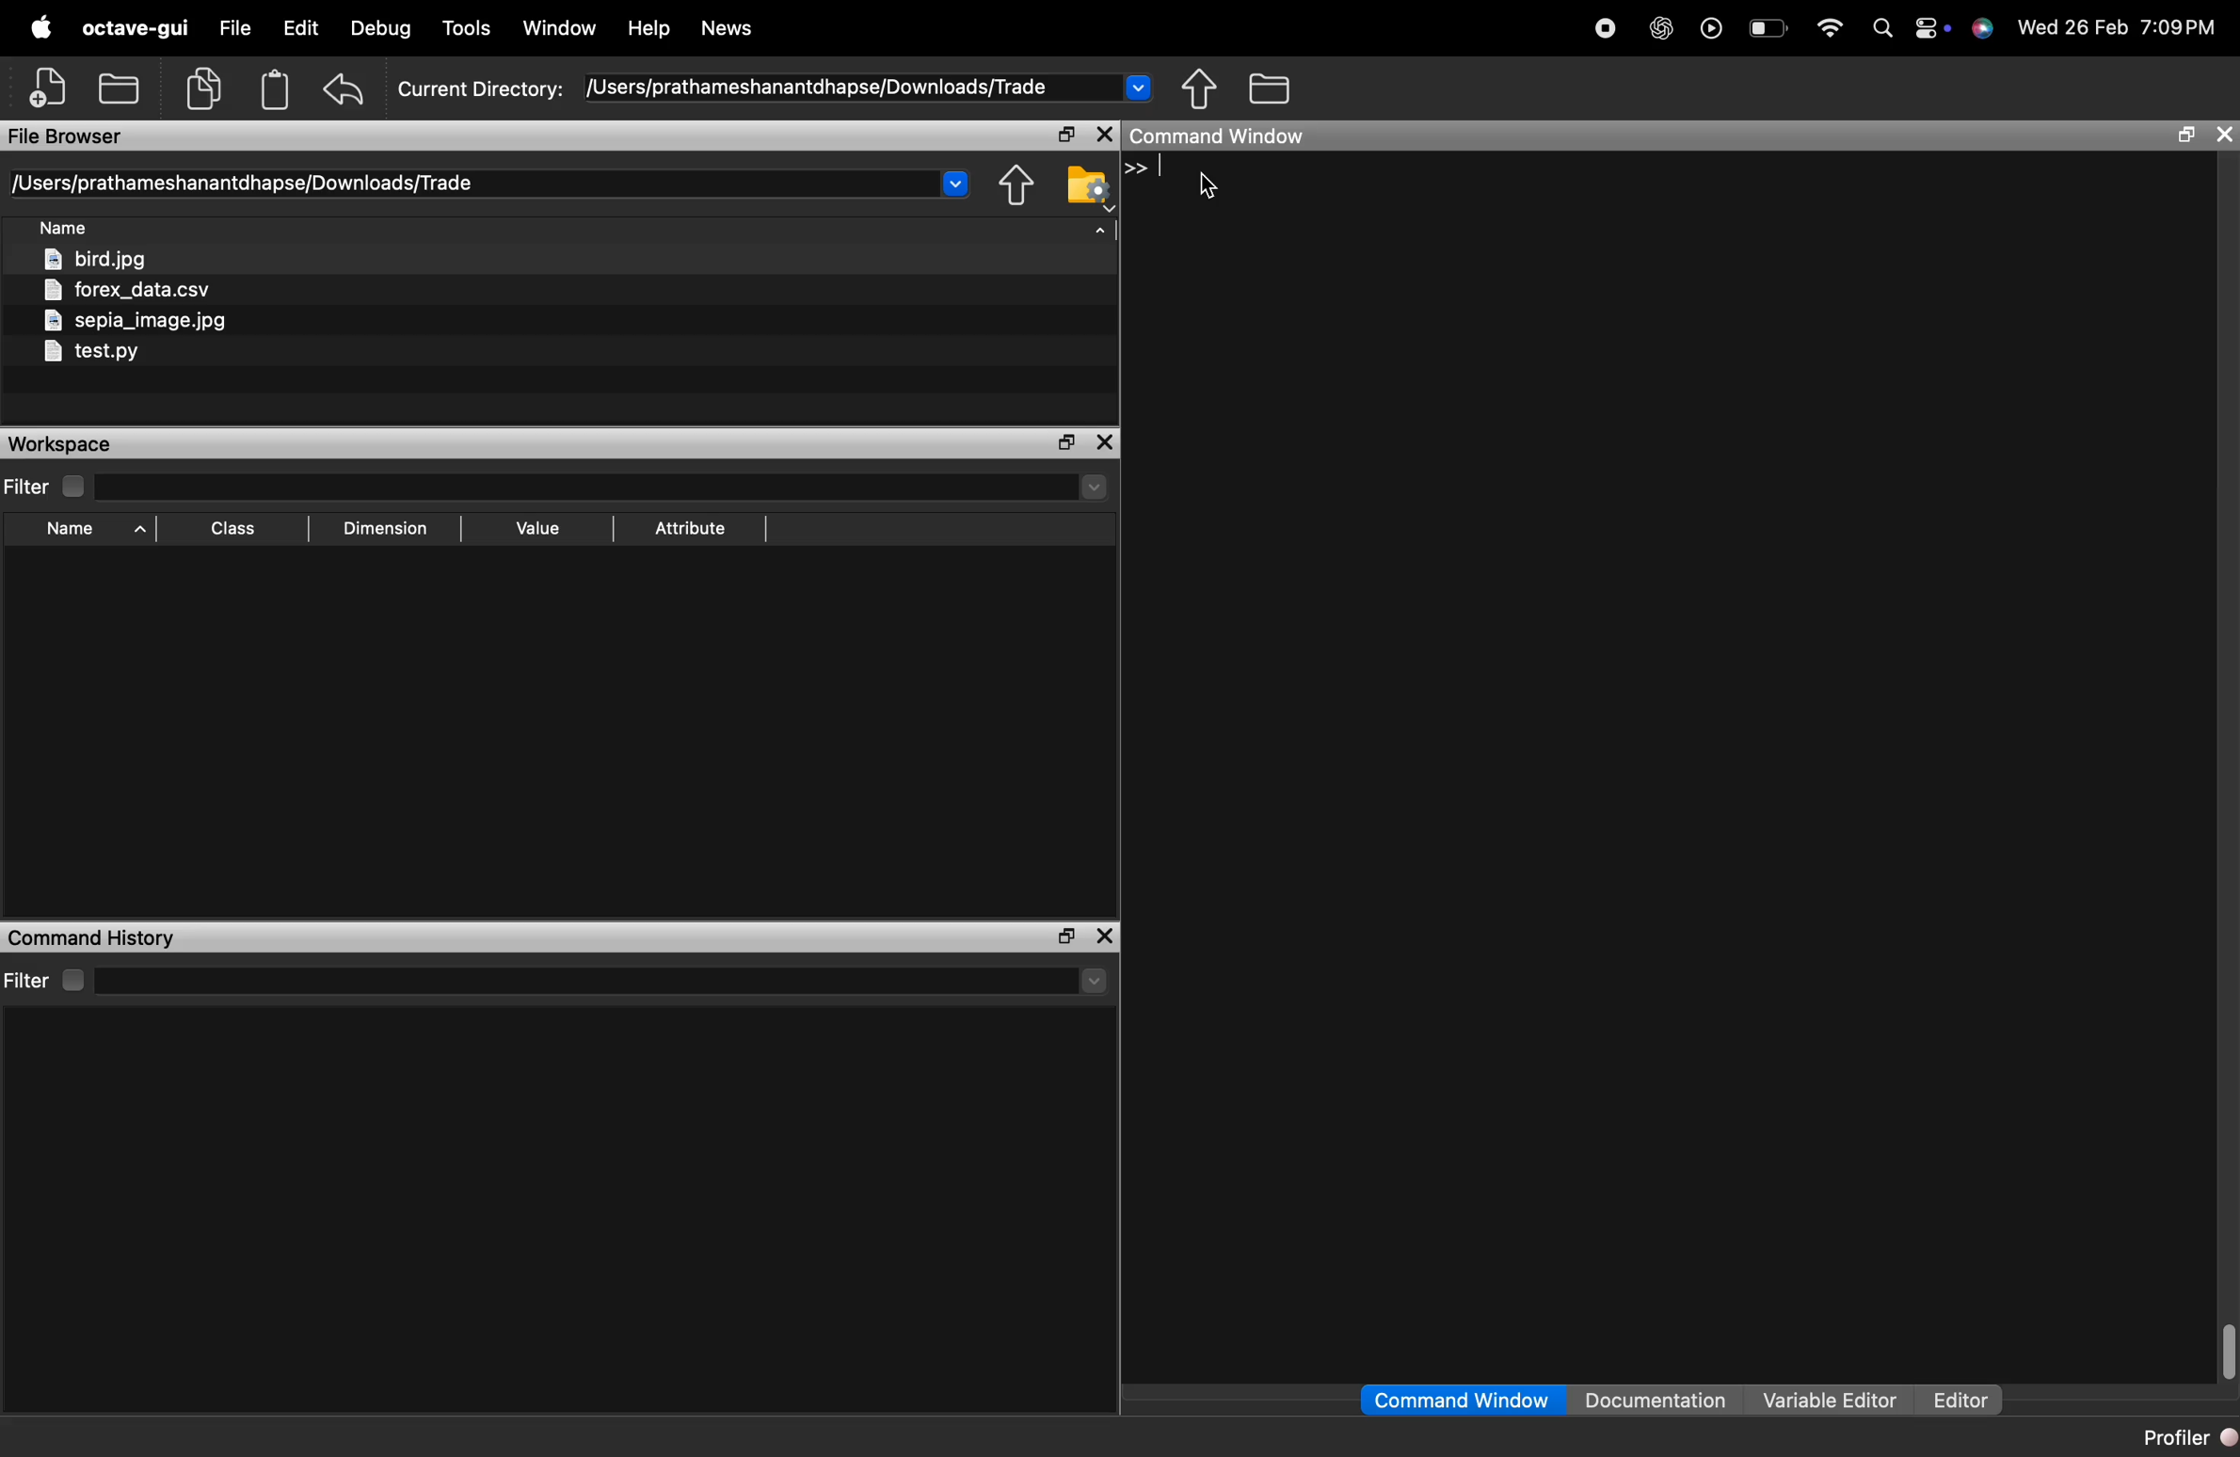  I want to click on edit, so click(305, 28).